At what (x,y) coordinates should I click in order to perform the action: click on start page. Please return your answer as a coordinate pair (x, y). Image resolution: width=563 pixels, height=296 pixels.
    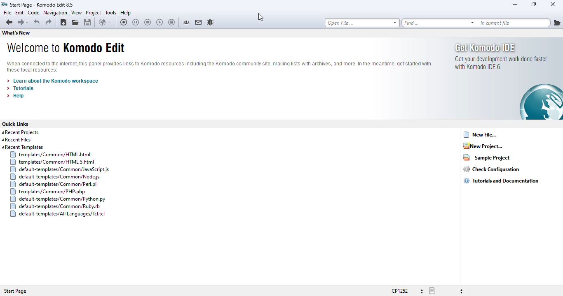
    Looking at the image, I should click on (15, 291).